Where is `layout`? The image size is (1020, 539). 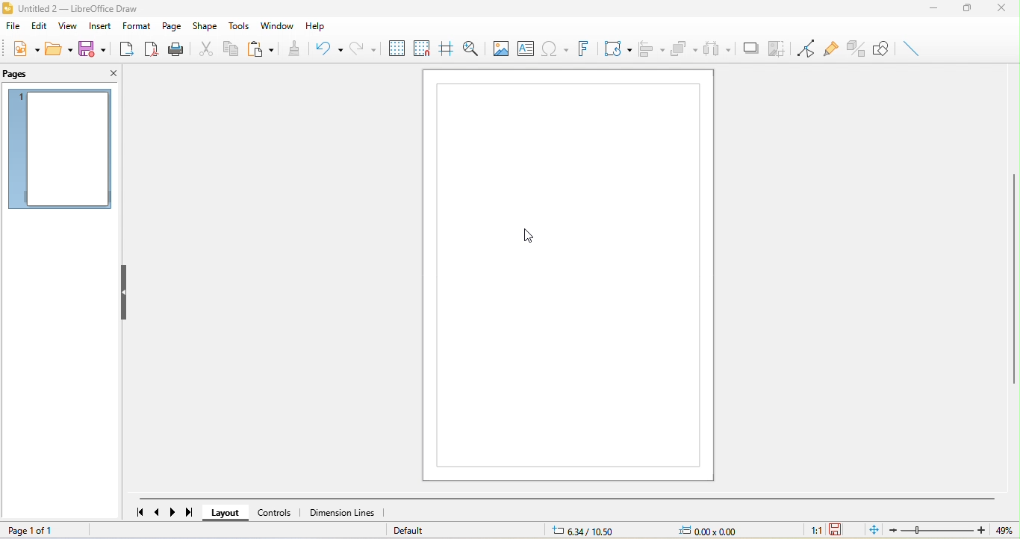
layout is located at coordinates (227, 513).